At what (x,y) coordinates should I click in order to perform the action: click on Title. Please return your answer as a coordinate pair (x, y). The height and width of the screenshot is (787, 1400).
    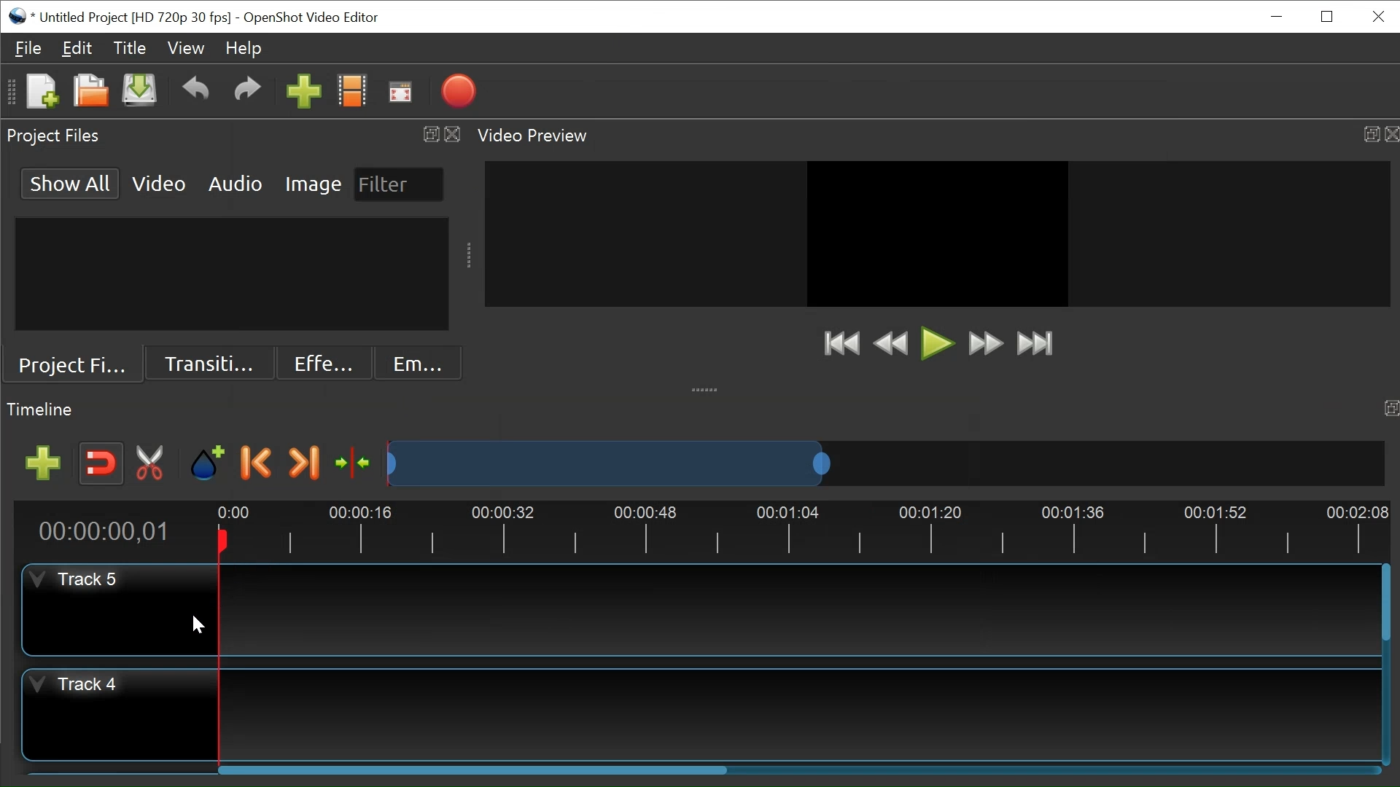
    Looking at the image, I should click on (128, 48).